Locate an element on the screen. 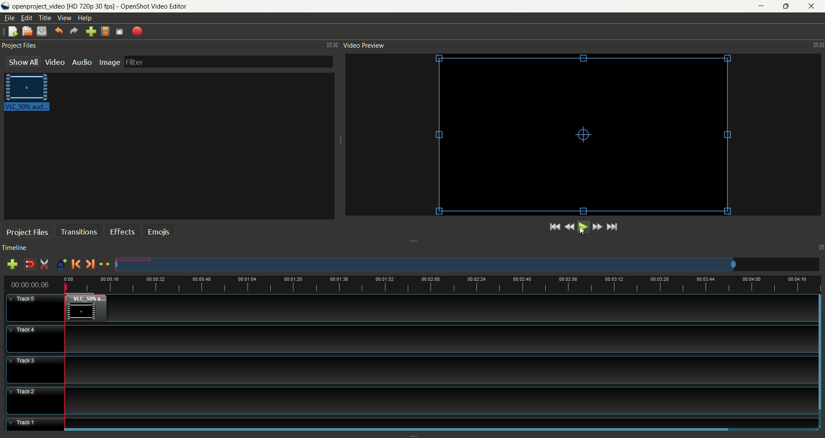 This screenshot has height=438, width=825. effects is located at coordinates (122, 230).